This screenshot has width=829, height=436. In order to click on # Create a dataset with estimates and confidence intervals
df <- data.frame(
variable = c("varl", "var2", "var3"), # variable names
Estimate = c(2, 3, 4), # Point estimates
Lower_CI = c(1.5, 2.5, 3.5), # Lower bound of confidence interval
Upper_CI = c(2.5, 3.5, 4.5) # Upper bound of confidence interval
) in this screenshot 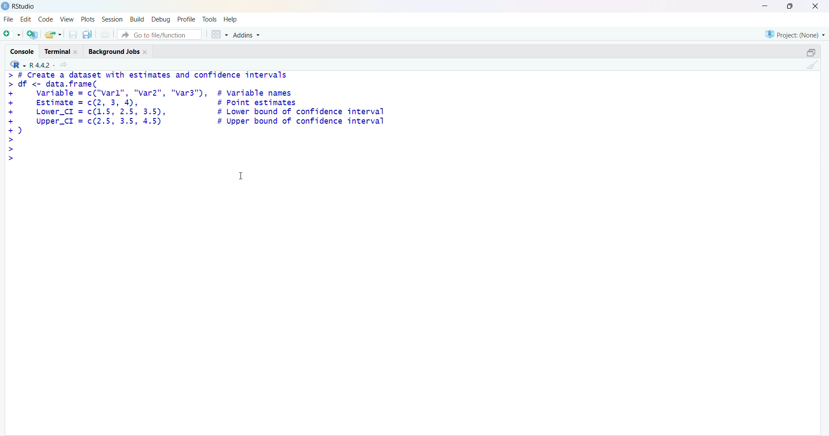, I will do `click(201, 118)`.